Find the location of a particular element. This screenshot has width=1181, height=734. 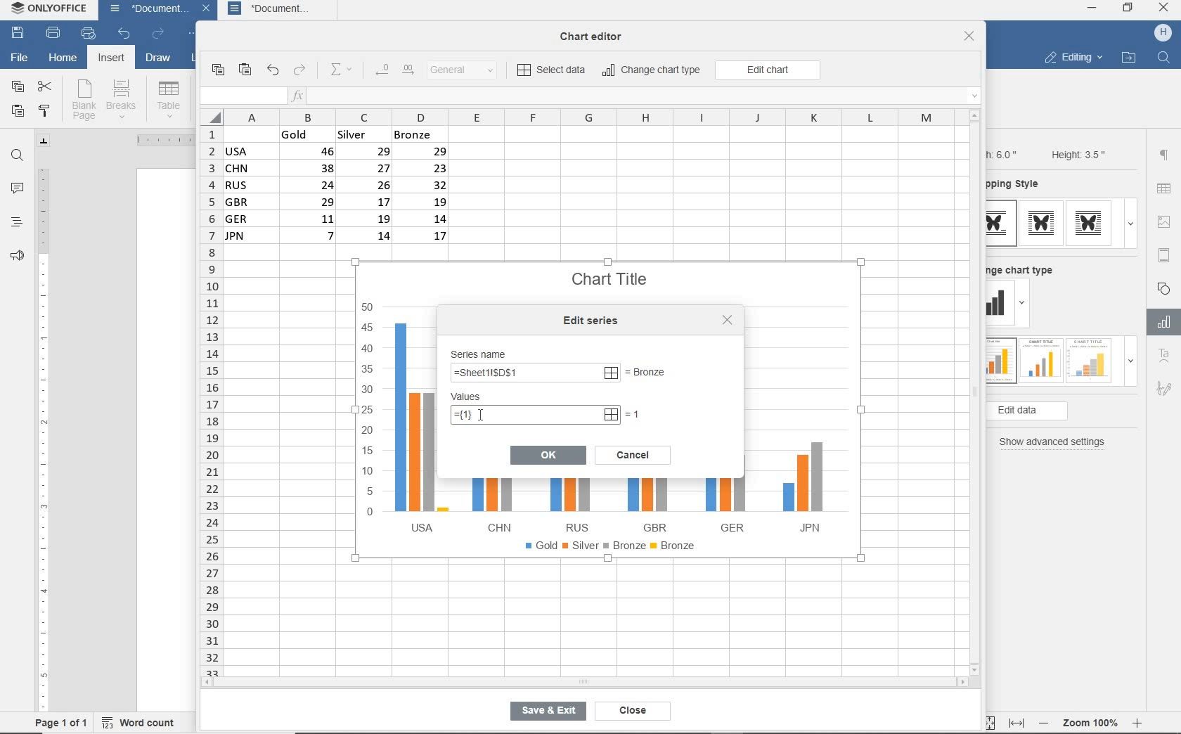

system name is located at coordinates (51, 11).